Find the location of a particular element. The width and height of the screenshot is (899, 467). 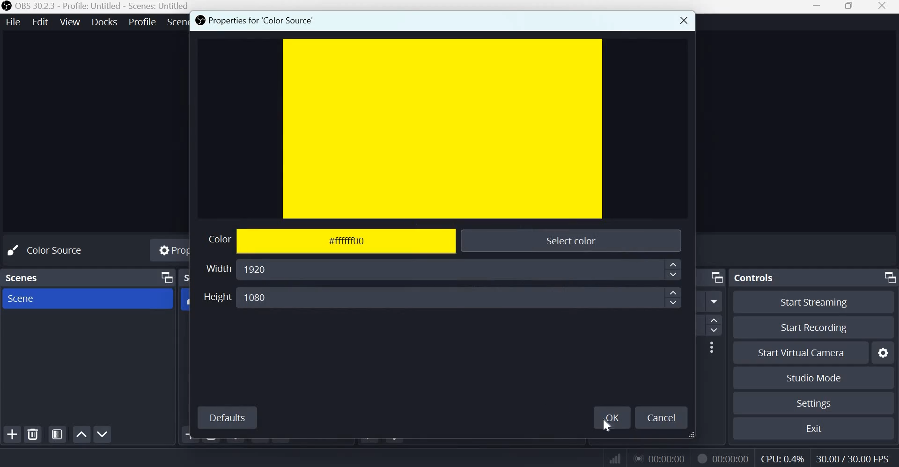

Configure virtual camers is located at coordinates (884, 353).